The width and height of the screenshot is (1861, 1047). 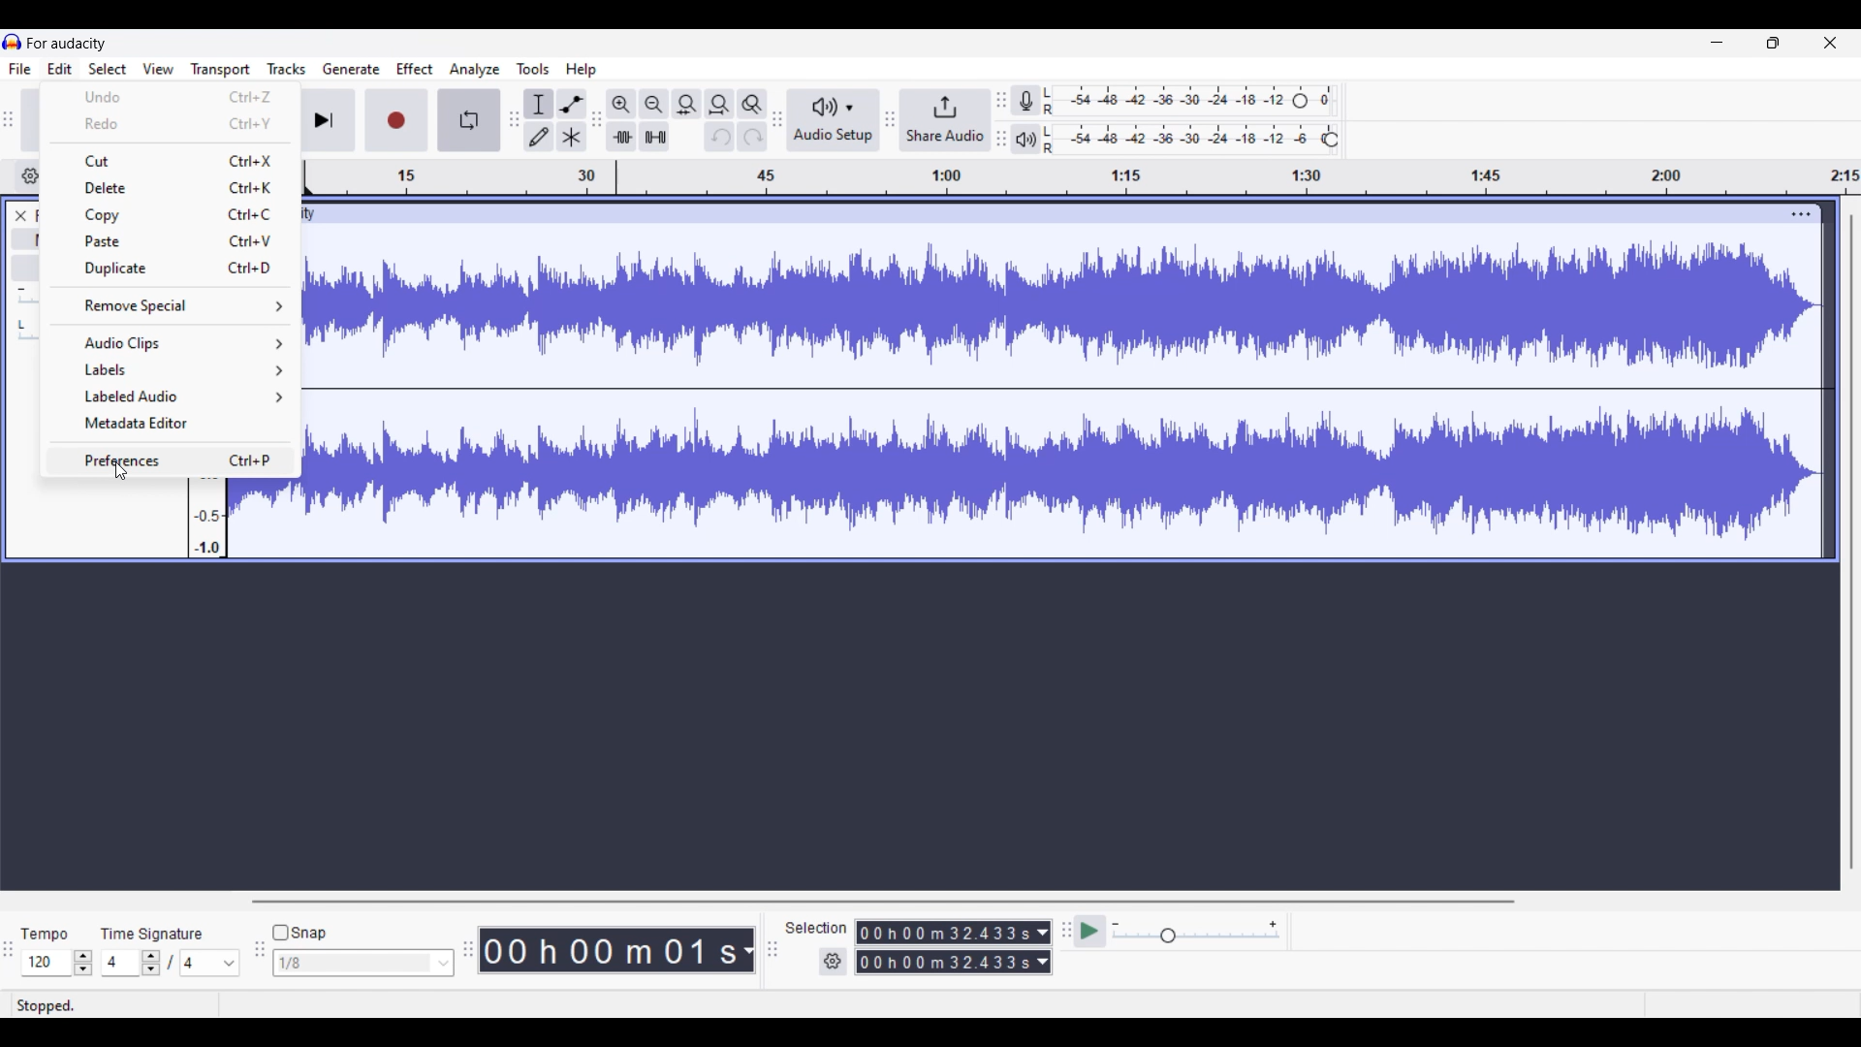 I want to click on Play at speed/Play at speed once, so click(x=1090, y=932).